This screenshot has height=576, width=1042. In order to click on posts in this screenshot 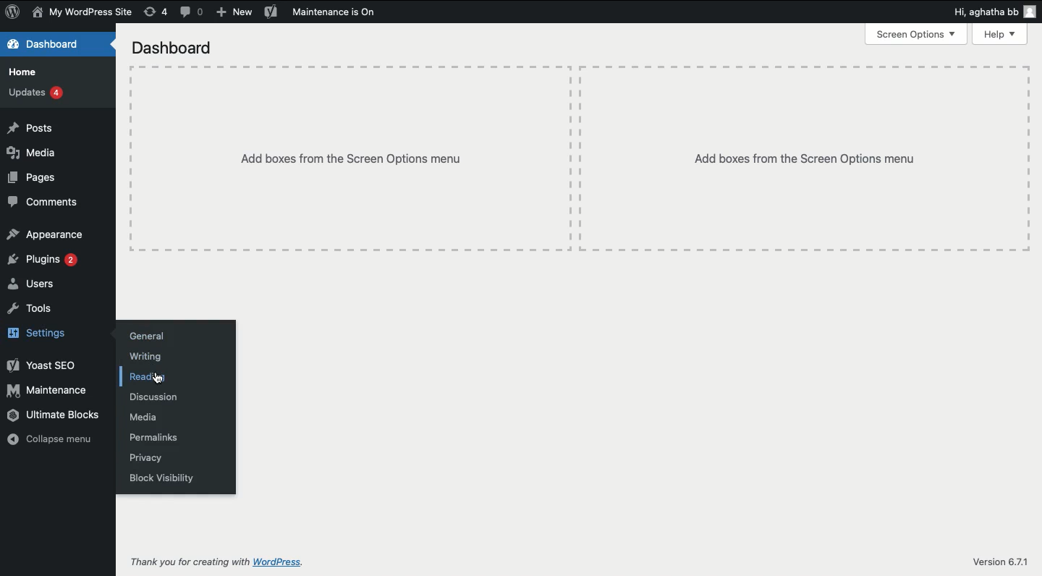, I will do `click(30, 129)`.